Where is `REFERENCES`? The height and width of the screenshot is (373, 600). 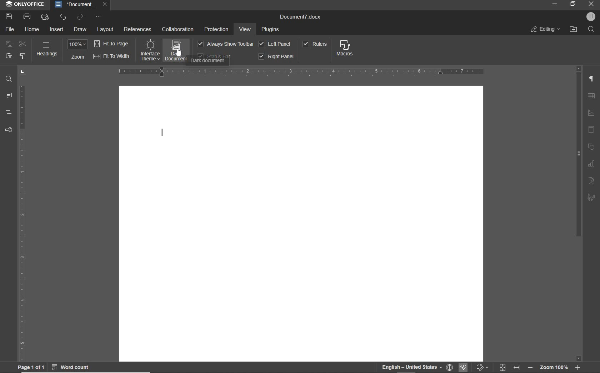 REFERENCES is located at coordinates (138, 29).